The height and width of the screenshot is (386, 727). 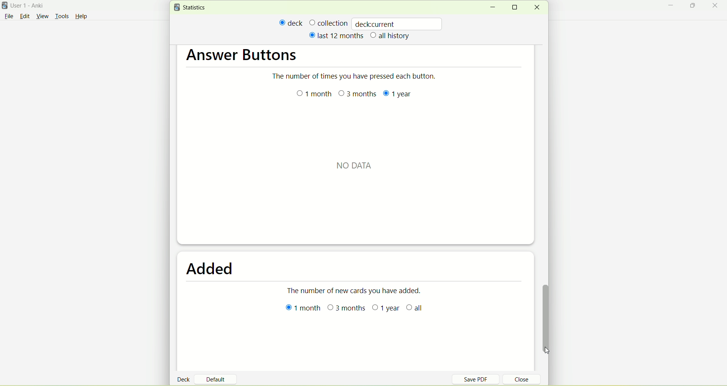 What do you see at coordinates (291, 23) in the screenshot?
I see `deck` at bounding box center [291, 23].